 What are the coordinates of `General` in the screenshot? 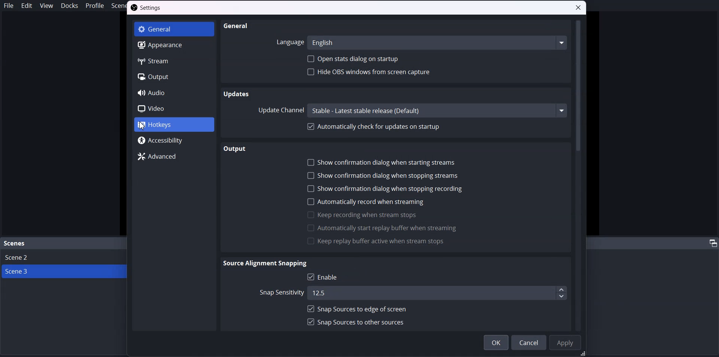 It's located at (173, 29).